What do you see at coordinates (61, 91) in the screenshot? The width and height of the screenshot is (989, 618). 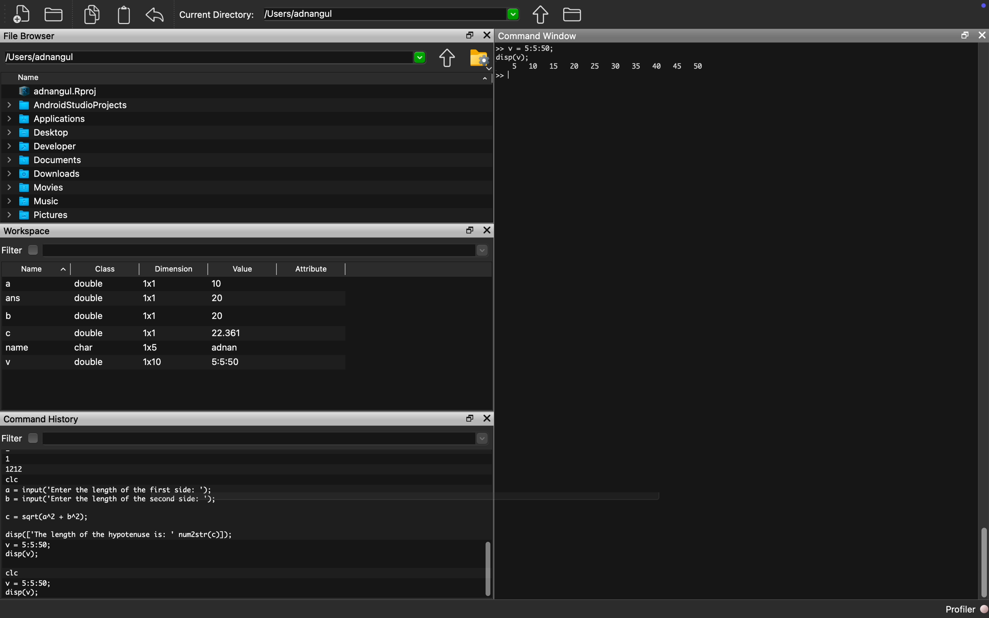 I see `adnangul.Rproj` at bounding box center [61, 91].